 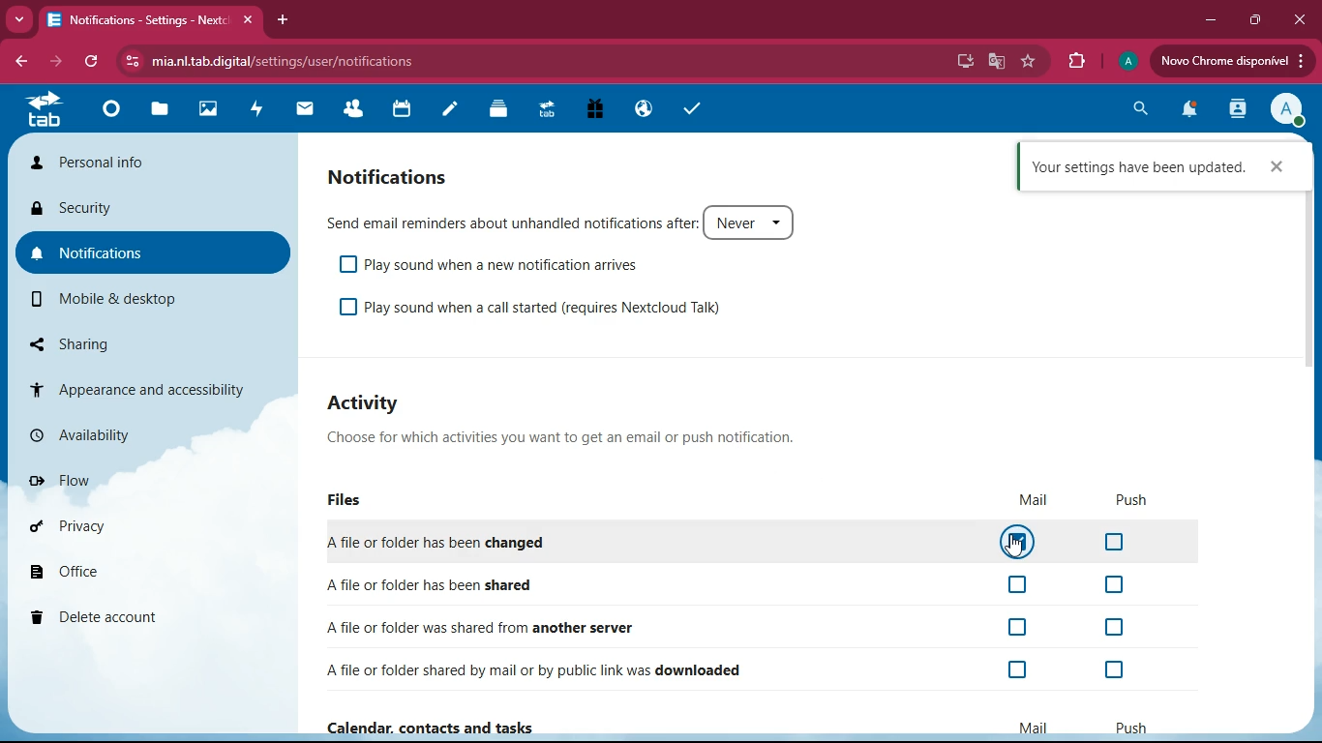 I want to click on favorites, so click(x=1031, y=63).